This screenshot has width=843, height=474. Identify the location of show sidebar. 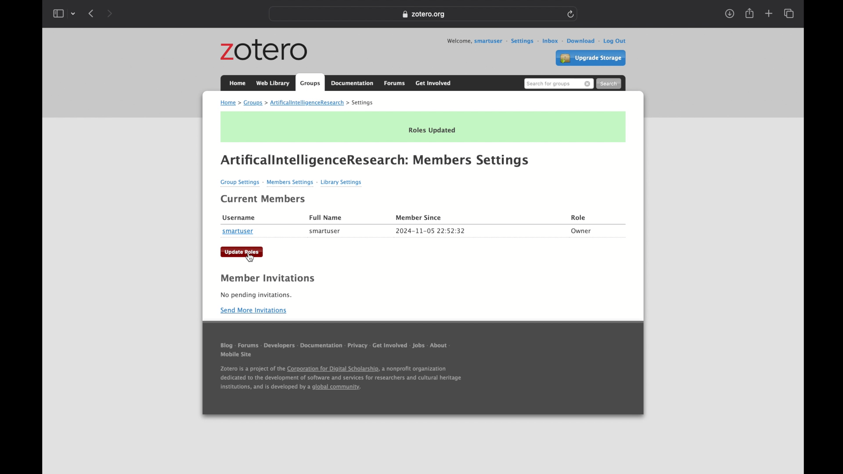
(58, 14).